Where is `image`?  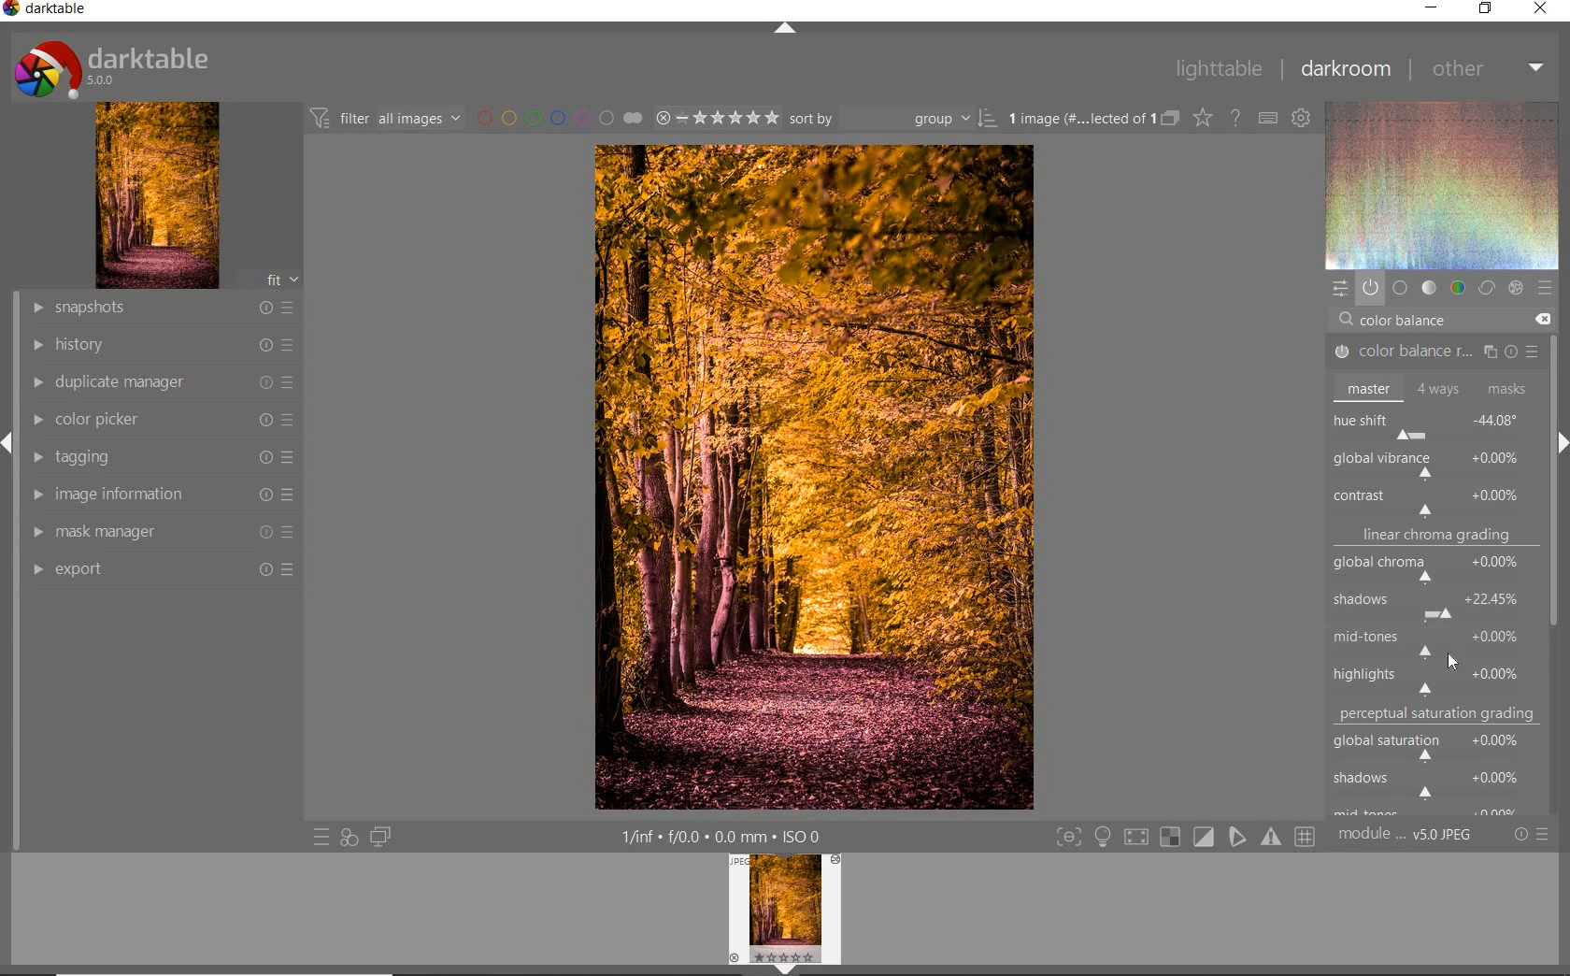 image is located at coordinates (158, 195).